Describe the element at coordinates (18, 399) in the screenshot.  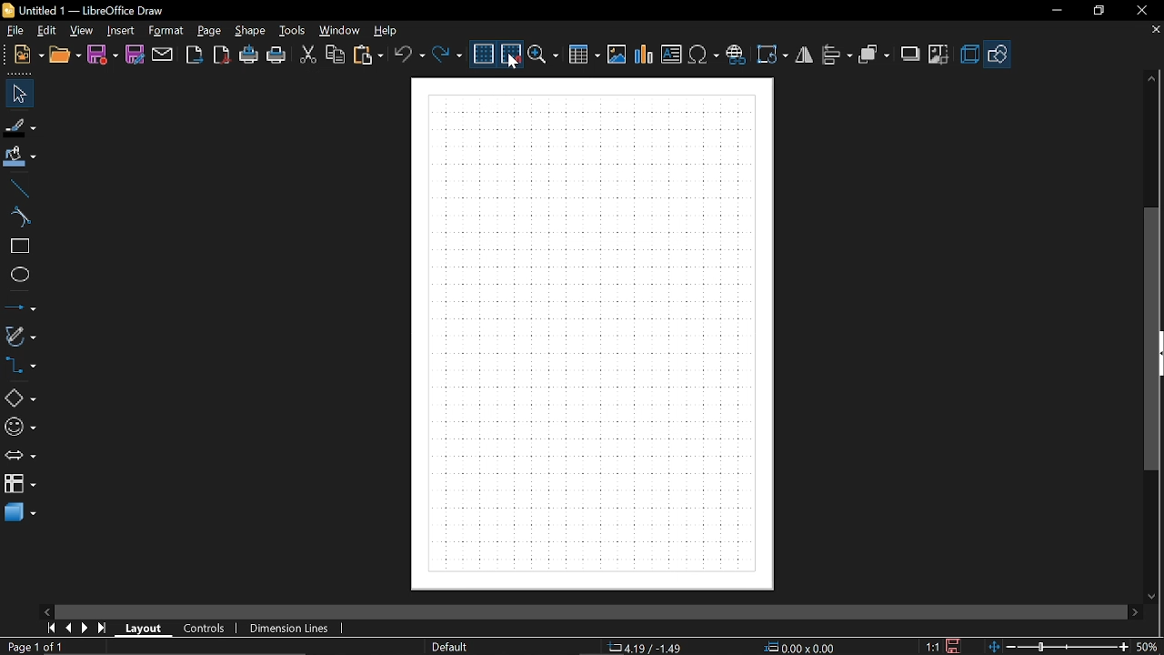
I see `shapes` at that location.